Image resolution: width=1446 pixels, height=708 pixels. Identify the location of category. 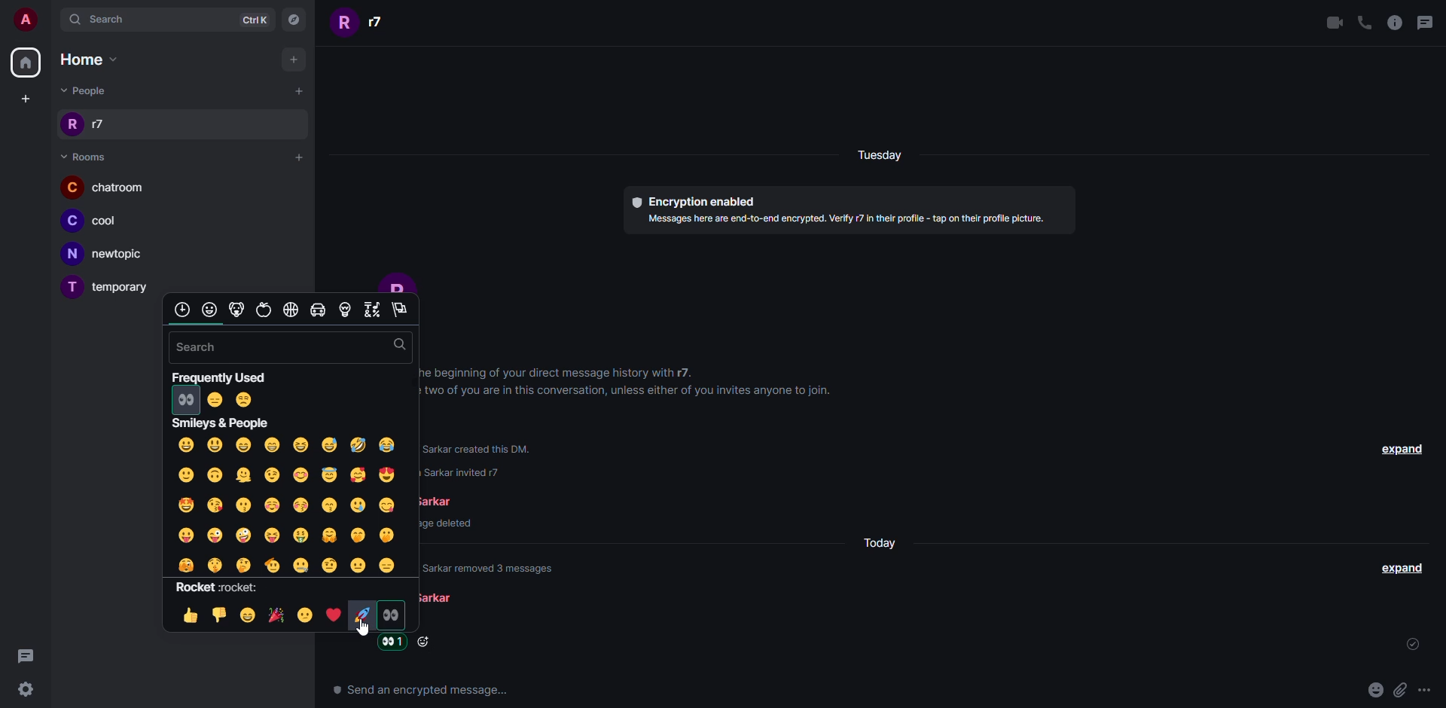
(237, 310).